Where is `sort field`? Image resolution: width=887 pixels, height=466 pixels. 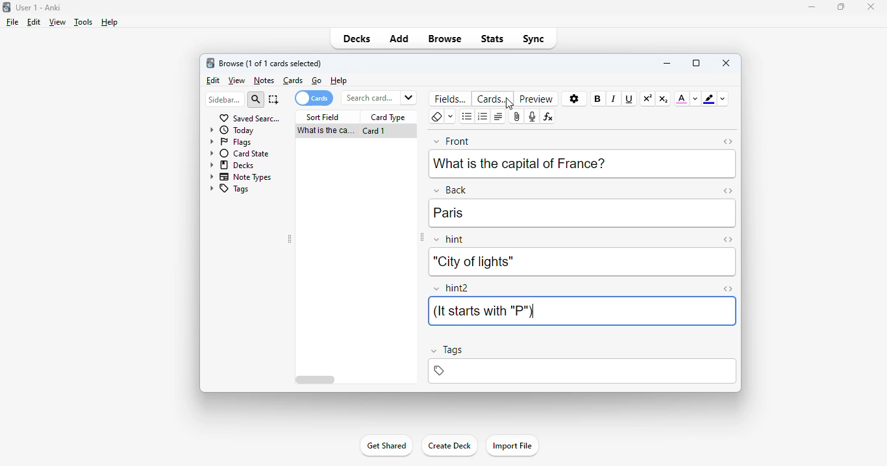 sort field is located at coordinates (323, 117).